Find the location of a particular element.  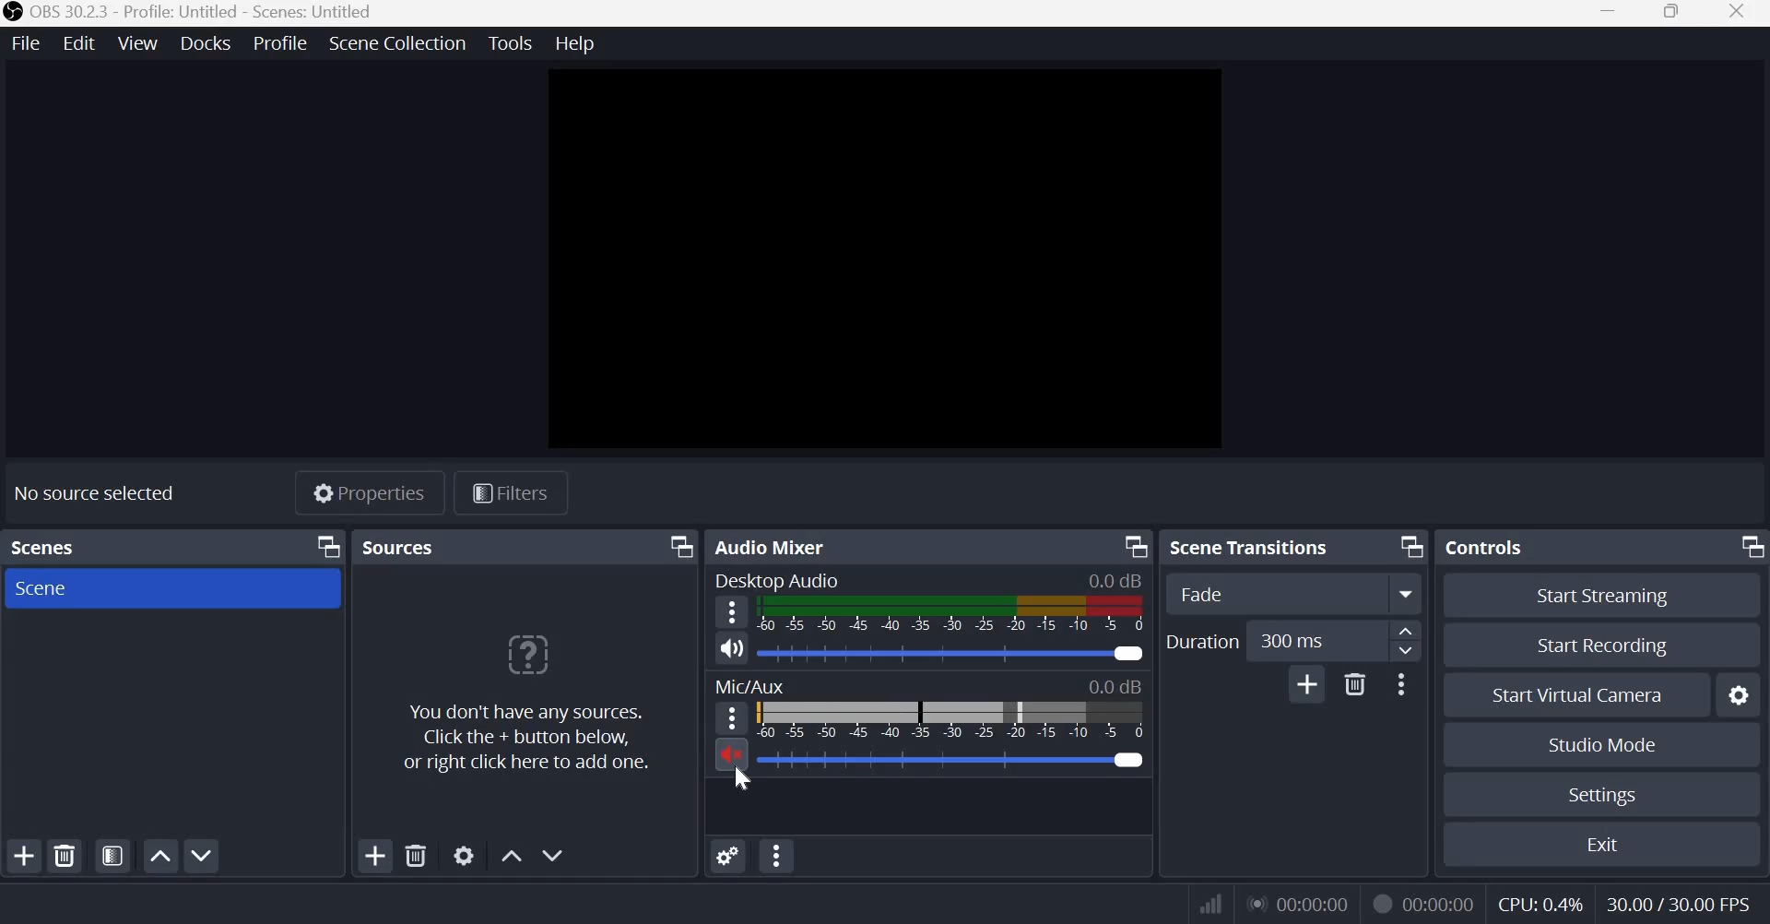

View is located at coordinates (139, 44).